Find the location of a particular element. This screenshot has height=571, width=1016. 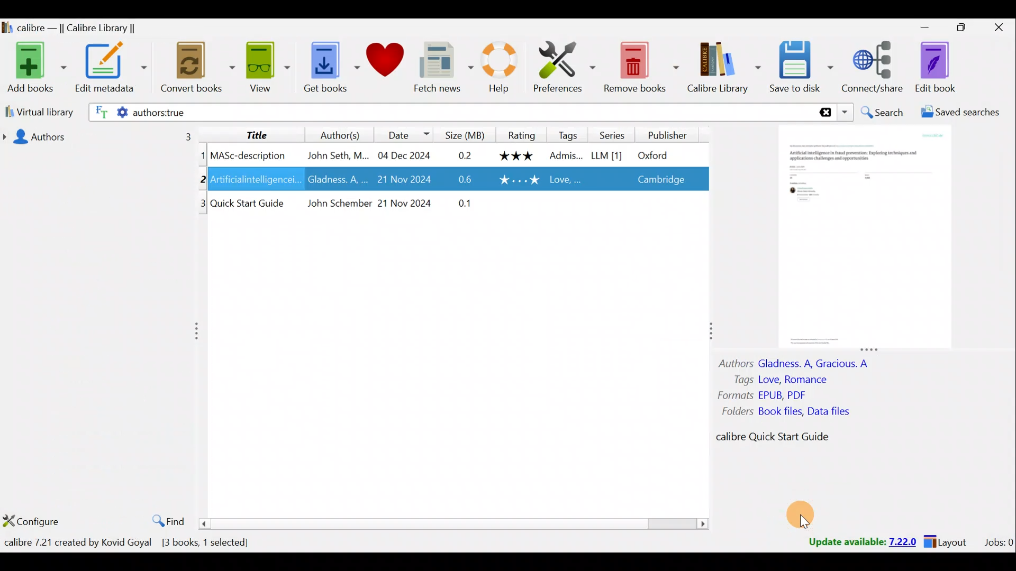

Update is located at coordinates (861, 542).